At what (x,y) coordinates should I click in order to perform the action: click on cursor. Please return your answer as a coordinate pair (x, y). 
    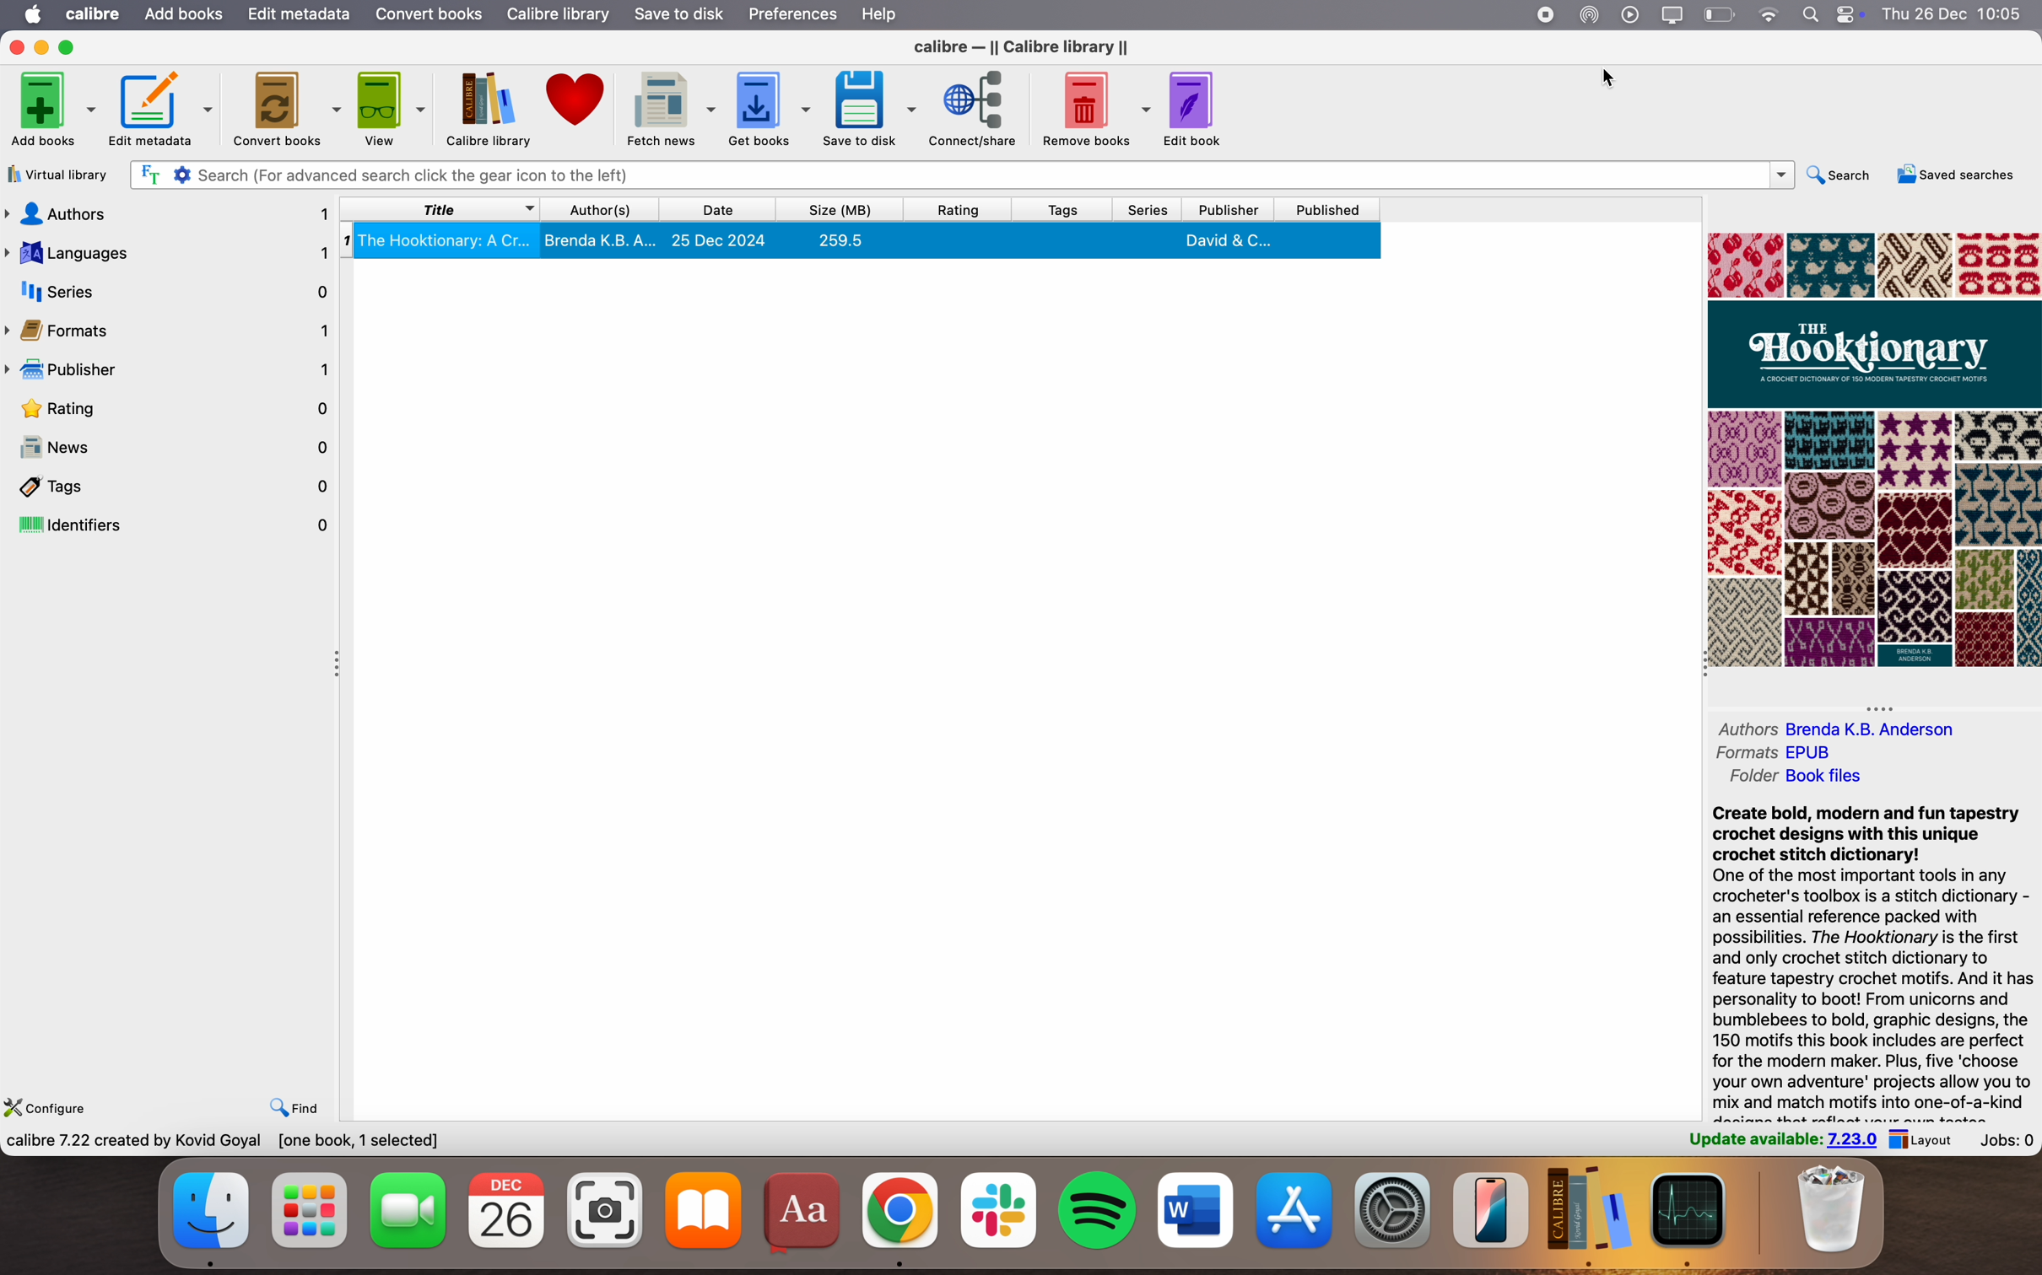
    Looking at the image, I should click on (1612, 77).